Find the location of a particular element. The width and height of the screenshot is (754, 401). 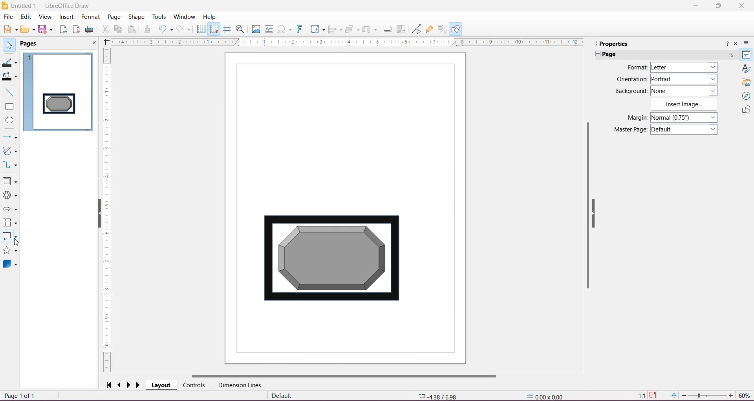

Untitled 1-LibreOffice Draw is located at coordinates (54, 5).